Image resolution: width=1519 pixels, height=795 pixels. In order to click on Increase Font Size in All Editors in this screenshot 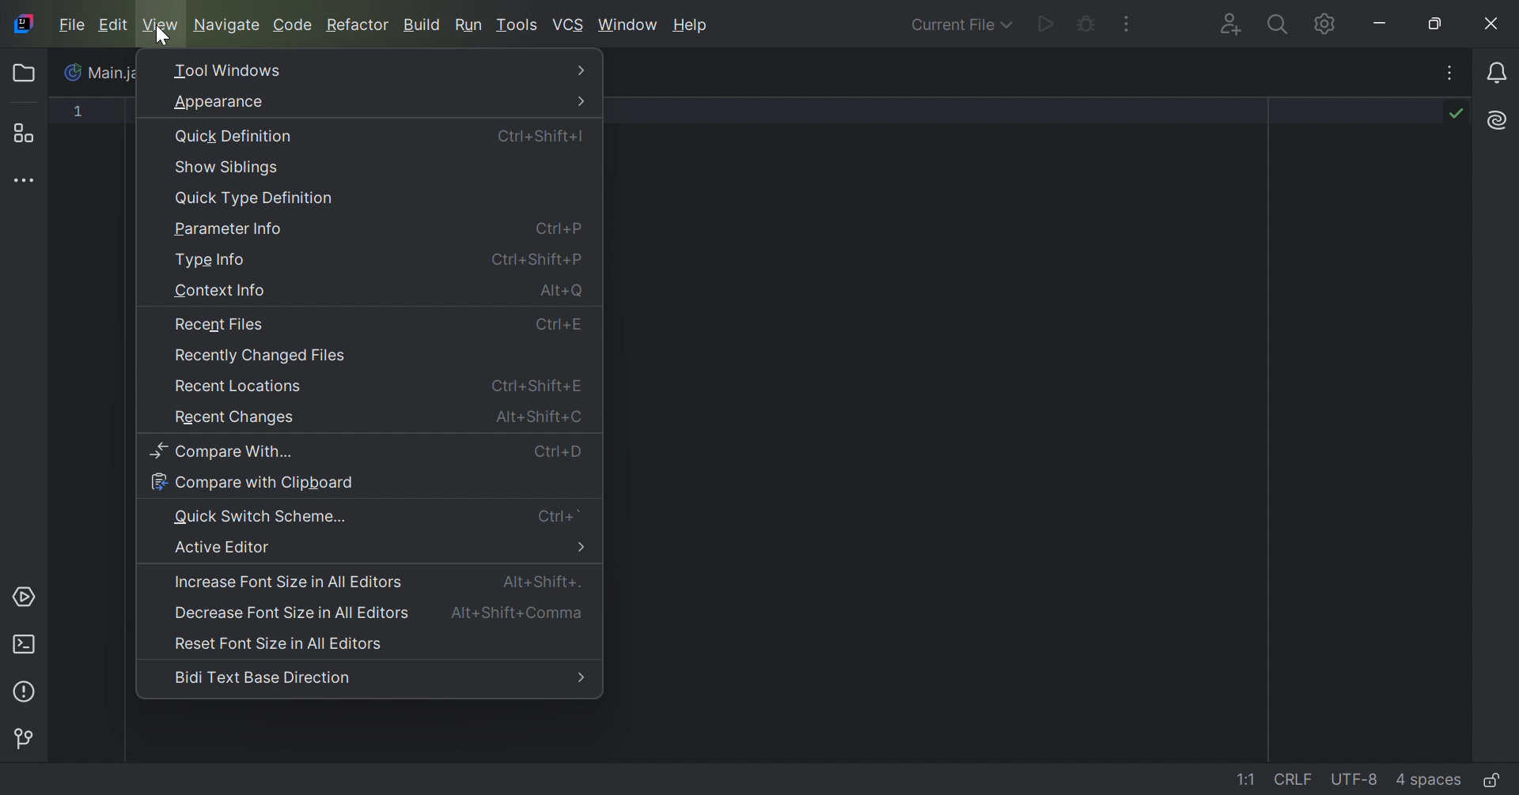, I will do `click(290, 582)`.